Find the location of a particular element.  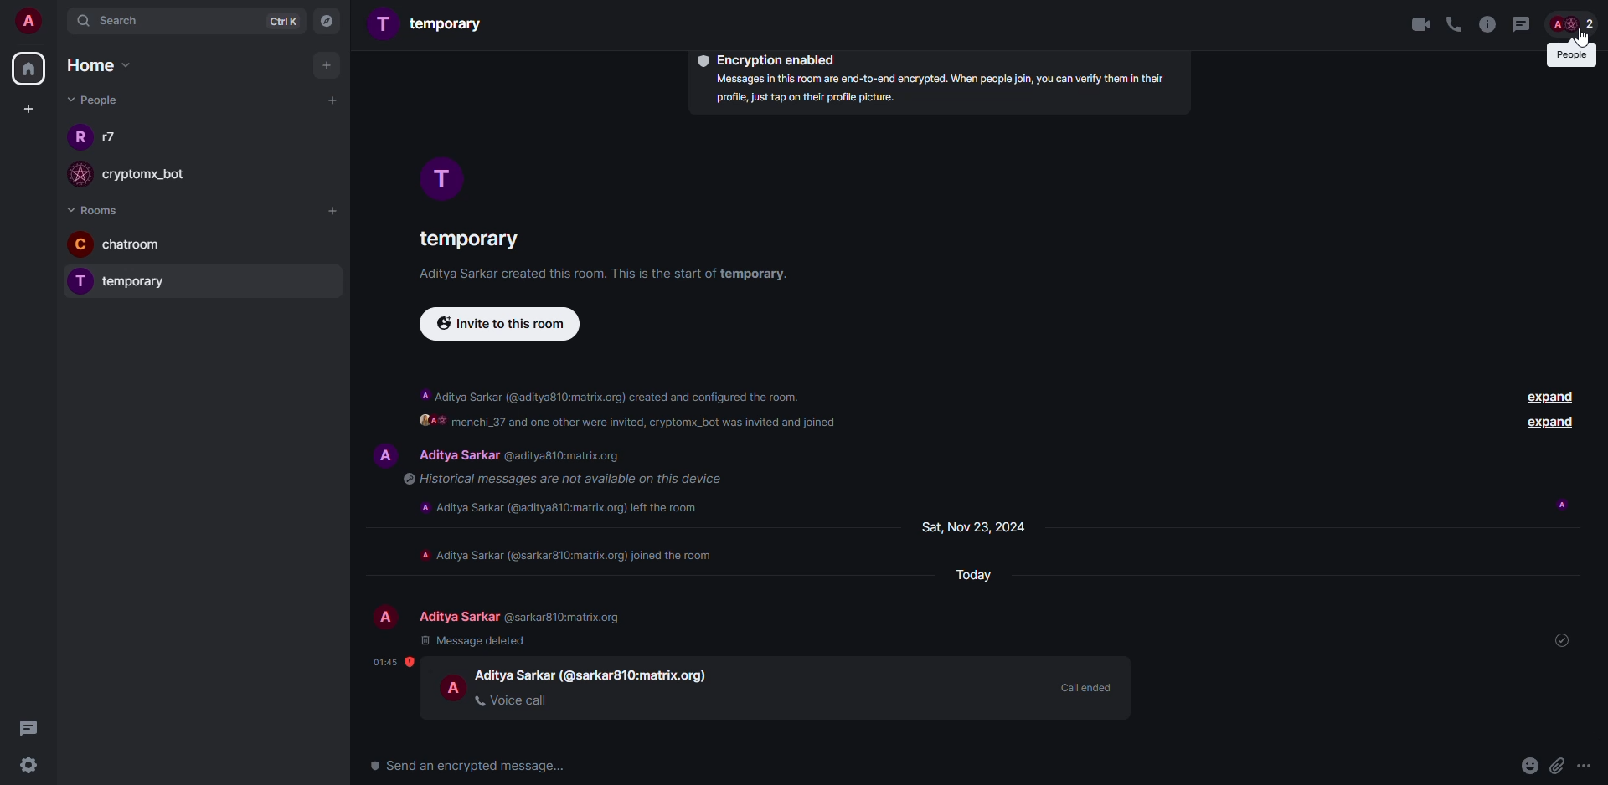

info is located at coordinates (945, 90).